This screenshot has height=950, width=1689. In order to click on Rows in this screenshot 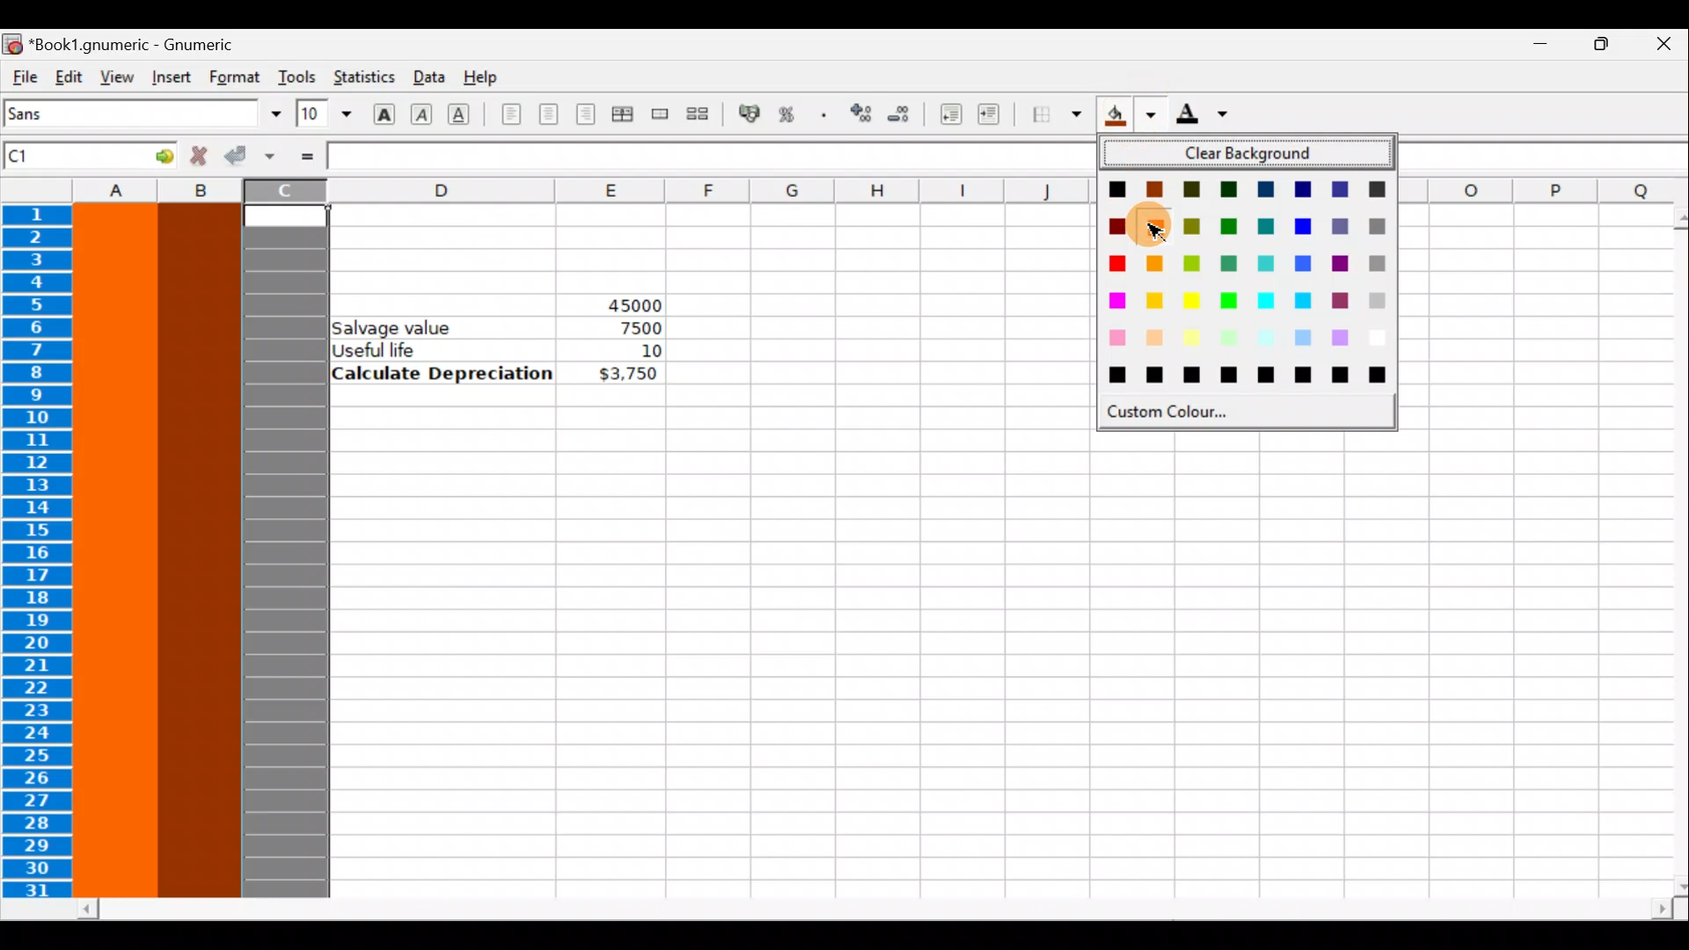, I will do `click(41, 553)`.